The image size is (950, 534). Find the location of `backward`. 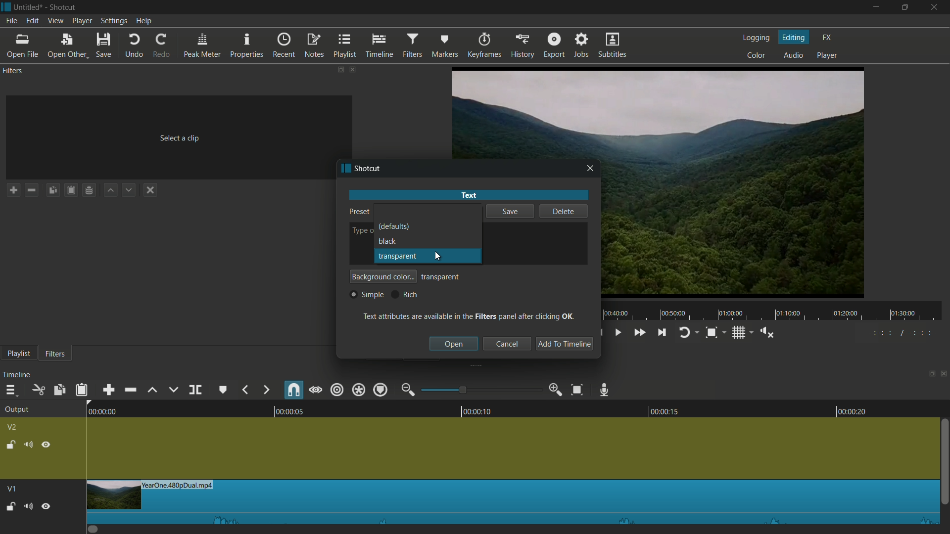

backward is located at coordinates (244, 389).